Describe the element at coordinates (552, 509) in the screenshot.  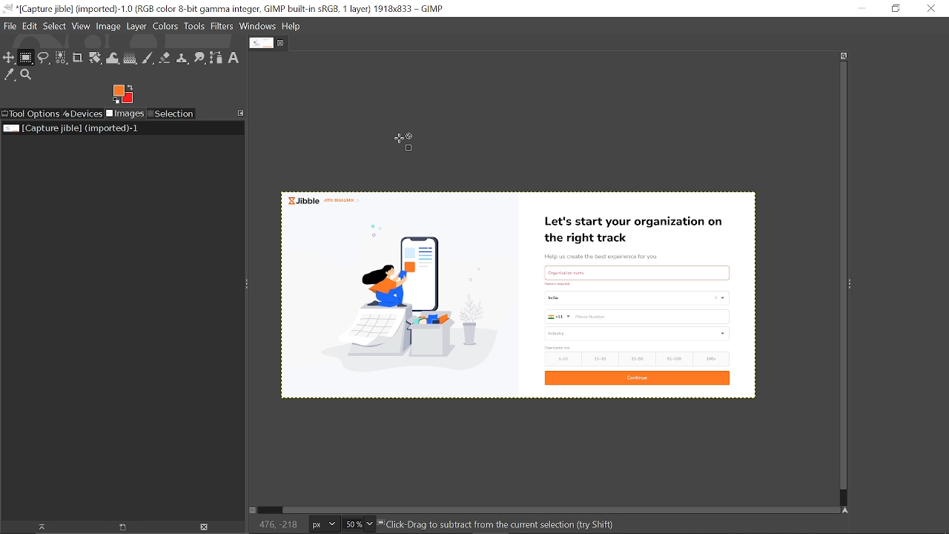
I see `Horizontal scrollbar` at that location.